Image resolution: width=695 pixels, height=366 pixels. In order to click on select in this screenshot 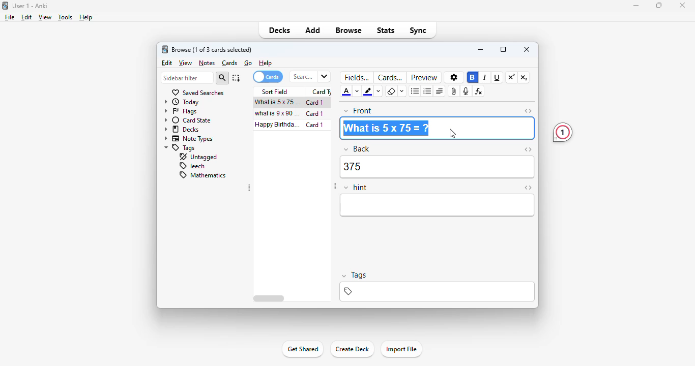, I will do `click(236, 78)`.